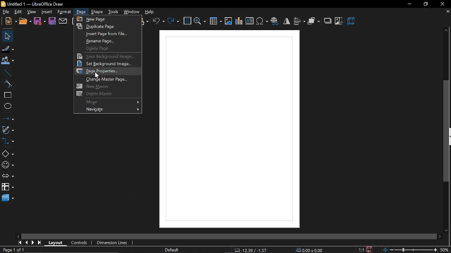 The height and width of the screenshot is (253, 451). What do you see at coordinates (32, 12) in the screenshot?
I see `view` at bounding box center [32, 12].